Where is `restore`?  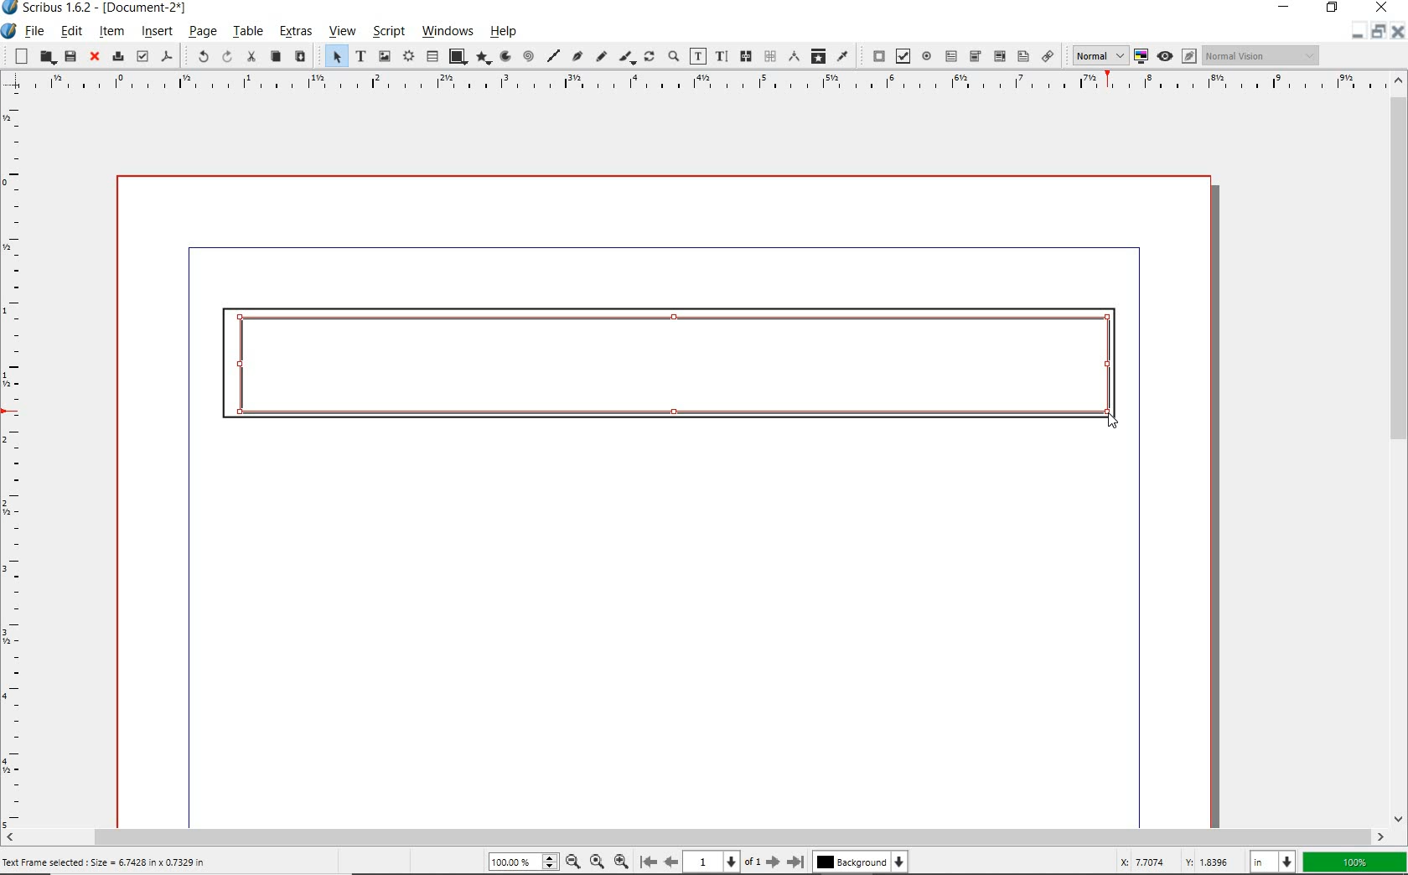 restore is located at coordinates (1379, 35).